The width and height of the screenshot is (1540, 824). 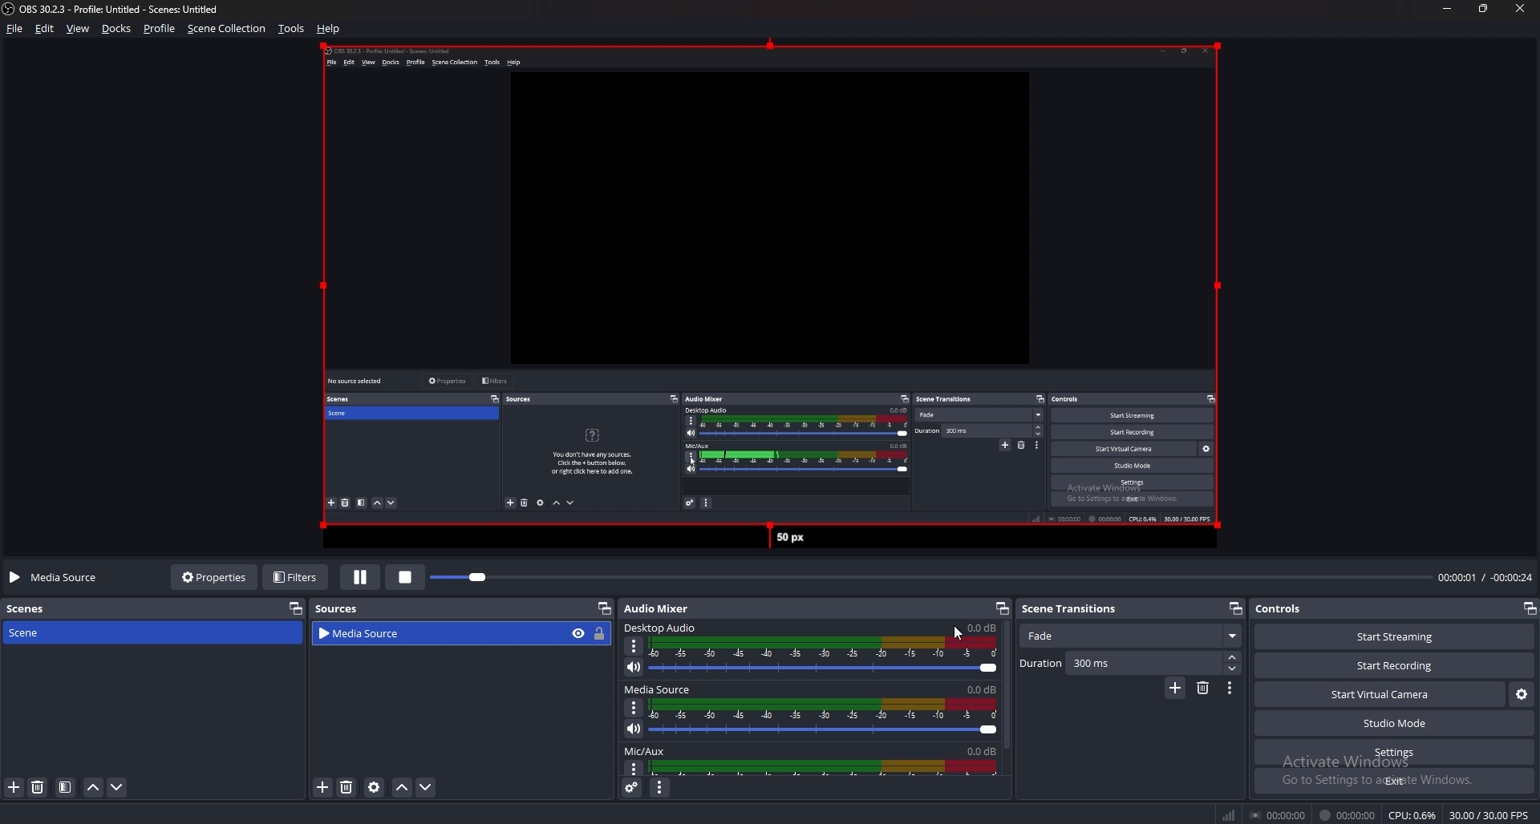 What do you see at coordinates (659, 628) in the screenshot?
I see `desktop audio` at bounding box center [659, 628].